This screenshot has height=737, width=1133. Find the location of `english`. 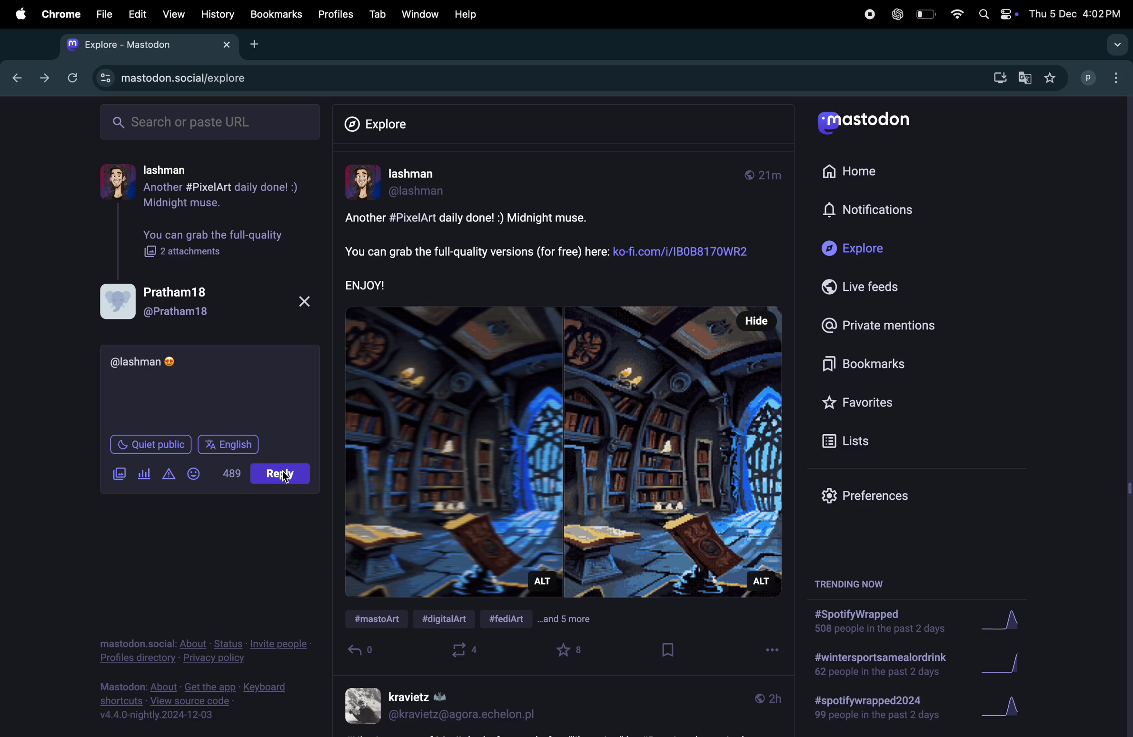

english is located at coordinates (231, 443).